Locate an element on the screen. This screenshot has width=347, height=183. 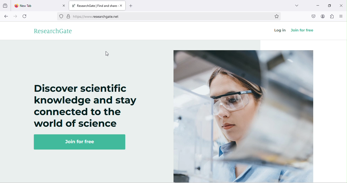
Discover scientific knowledge and stay connected to the world of science is located at coordinates (82, 105).